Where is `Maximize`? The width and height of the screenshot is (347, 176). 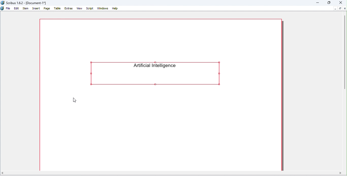
Maximize is located at coordinates (340, 9).